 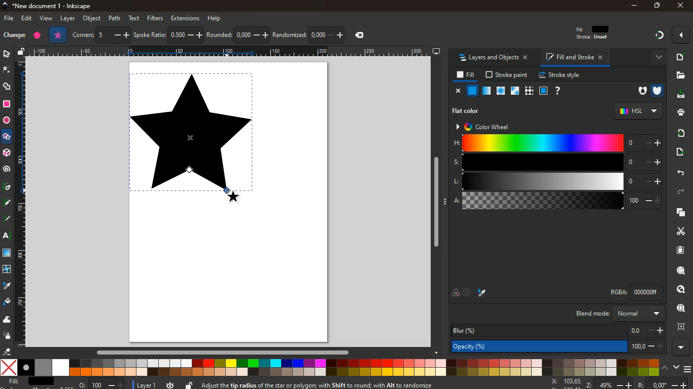 What do you see at coordinates (168, 34) in the screenshot?
I see `spoke ratio` at bounding box center [168, 34].